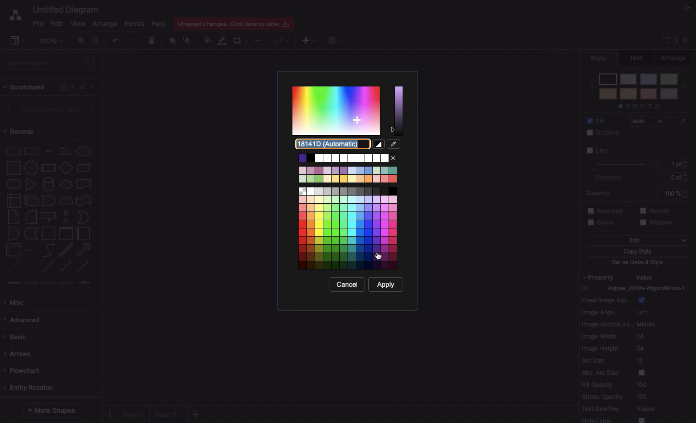  Describe the element at coordinates (196, 414) in the screenshot. I see `Add` at that location.